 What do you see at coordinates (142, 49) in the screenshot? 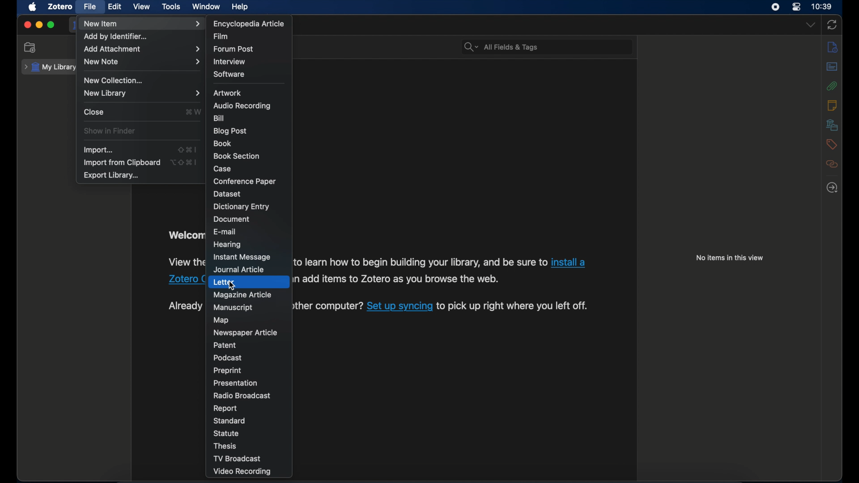
I see `add attachment` at bounding box center [142, 49].